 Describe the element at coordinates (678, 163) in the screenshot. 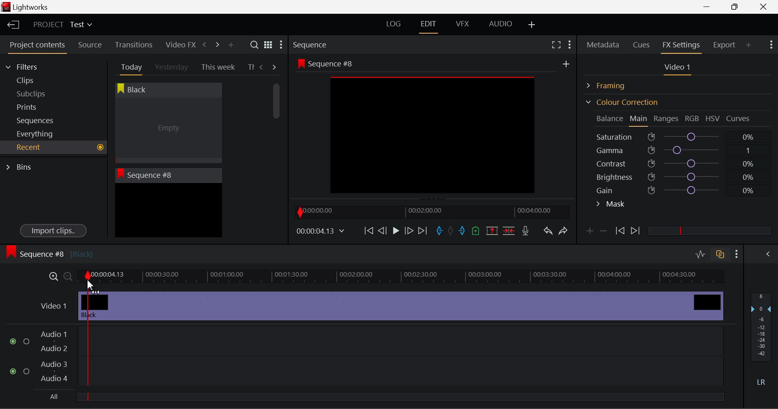

I see `Contrast` at that location.